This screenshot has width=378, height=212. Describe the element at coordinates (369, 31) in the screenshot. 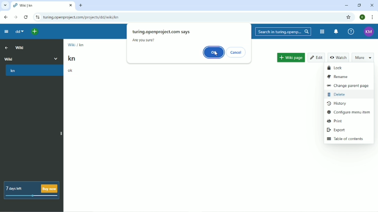

I see `Account` at that location.